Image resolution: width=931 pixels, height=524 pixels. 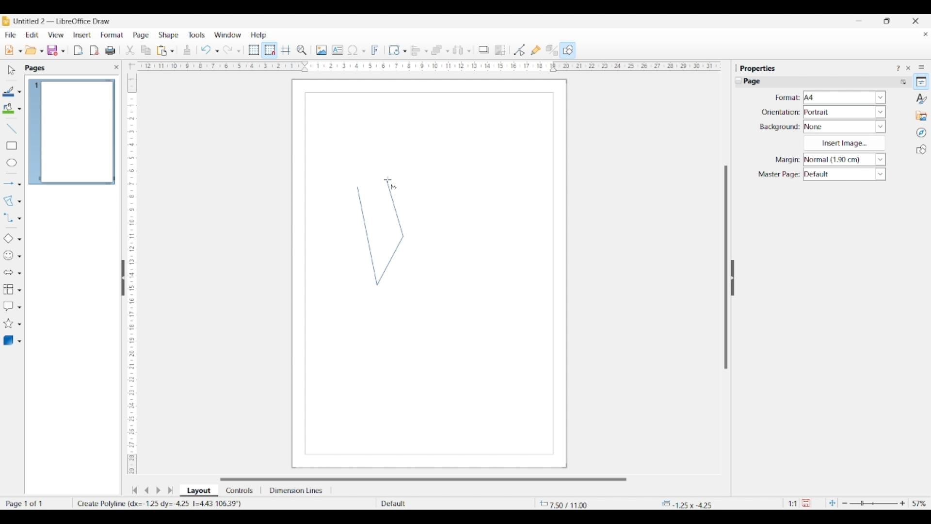 What do you see at coordinates (8, 239) in the screenshot?
I see `Selected basic shape` at bounding box center [8, 239].